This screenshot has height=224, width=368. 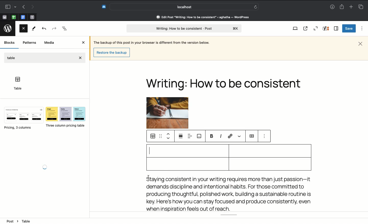 What do you see at coordinates (211, 137) in the screenshot?
I see `Bol` at bounding box center [211, 137].